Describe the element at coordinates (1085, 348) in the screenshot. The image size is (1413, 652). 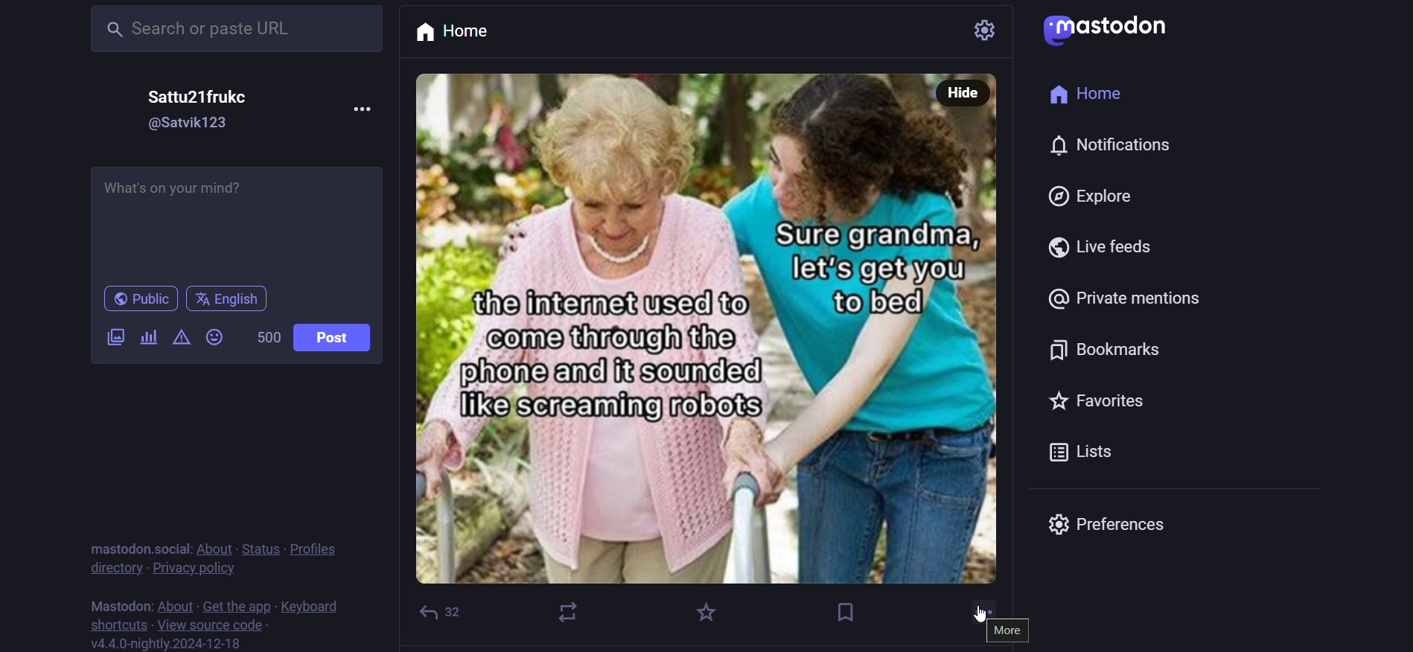
I see `bookmark` at that location.